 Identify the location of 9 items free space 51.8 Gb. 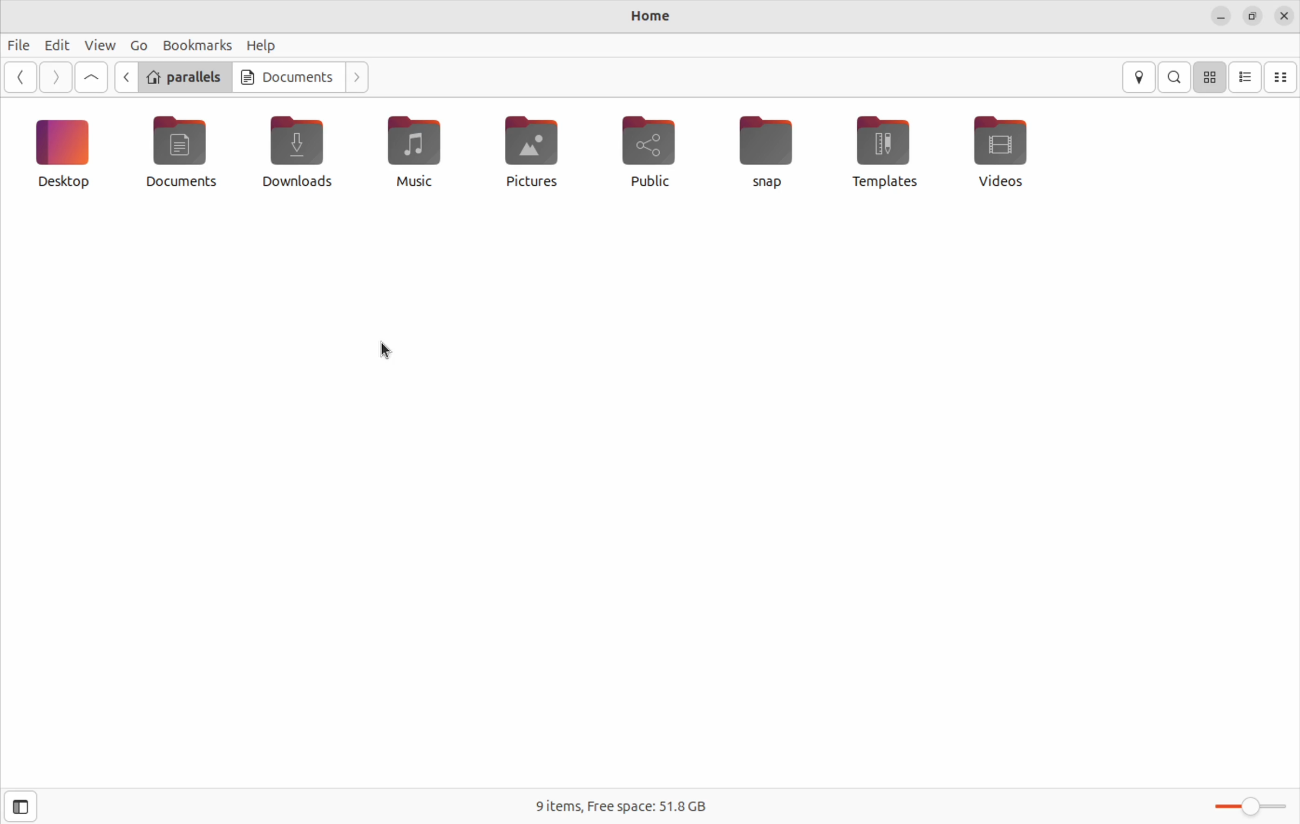
(635, 806).